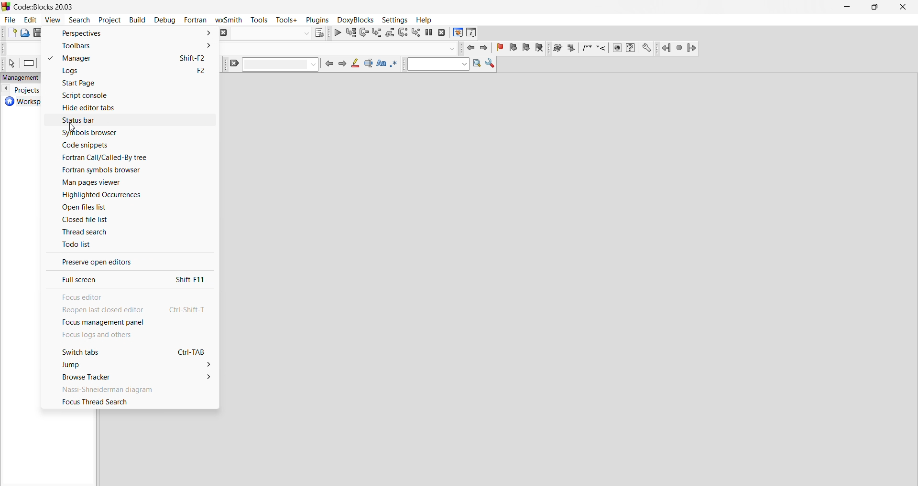  I want to click on preserve open editors, so click(131, 260).